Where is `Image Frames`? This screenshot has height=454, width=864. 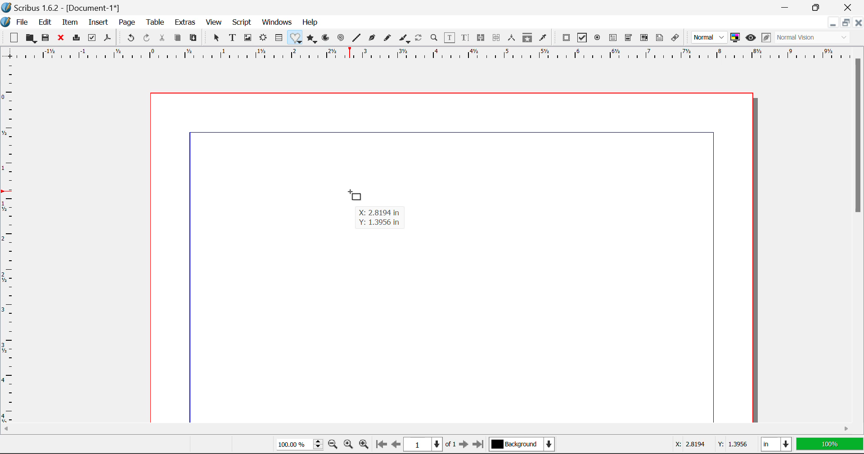 Image Frames is located at coordinates (247, 38).